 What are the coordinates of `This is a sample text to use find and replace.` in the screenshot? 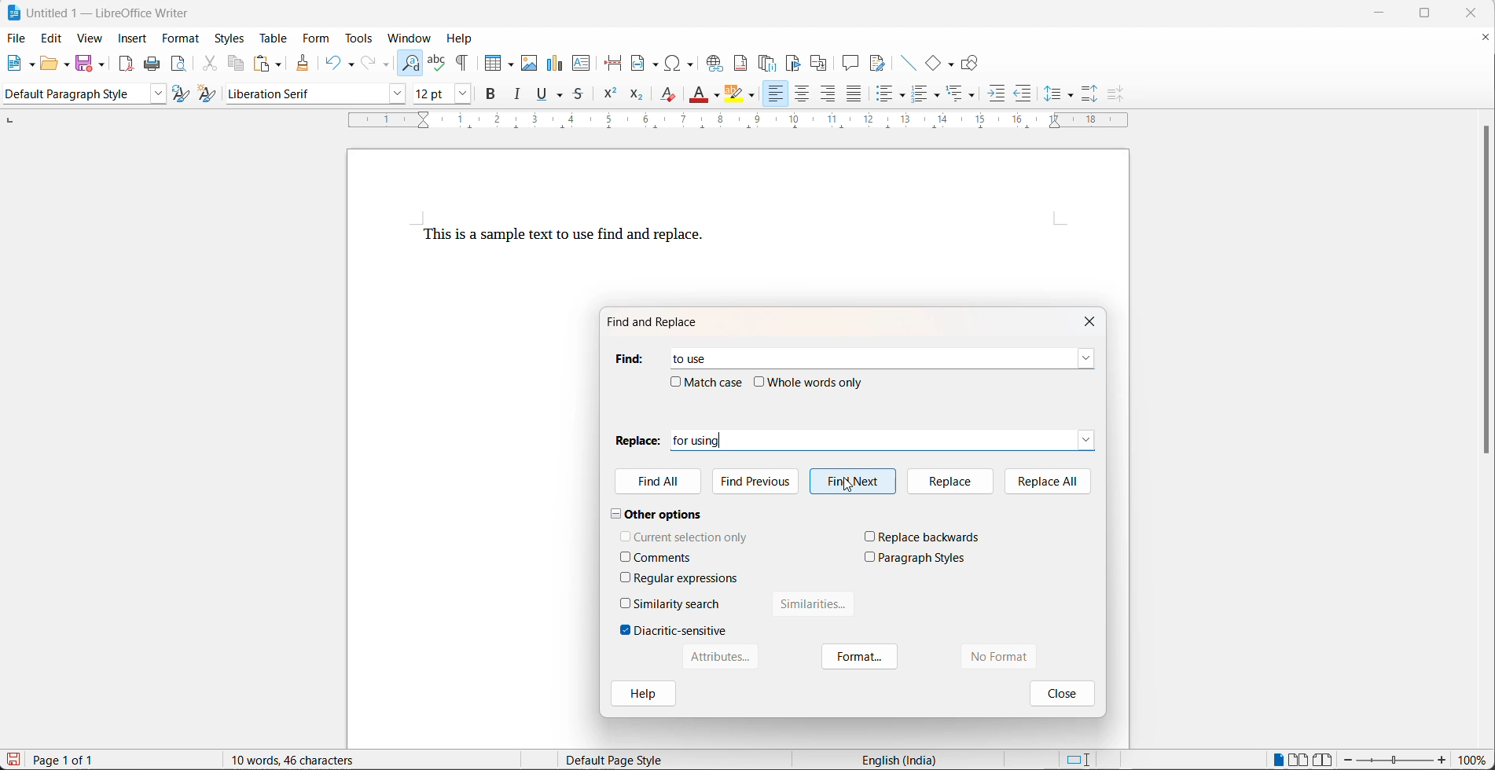 It's located at (564, 236).